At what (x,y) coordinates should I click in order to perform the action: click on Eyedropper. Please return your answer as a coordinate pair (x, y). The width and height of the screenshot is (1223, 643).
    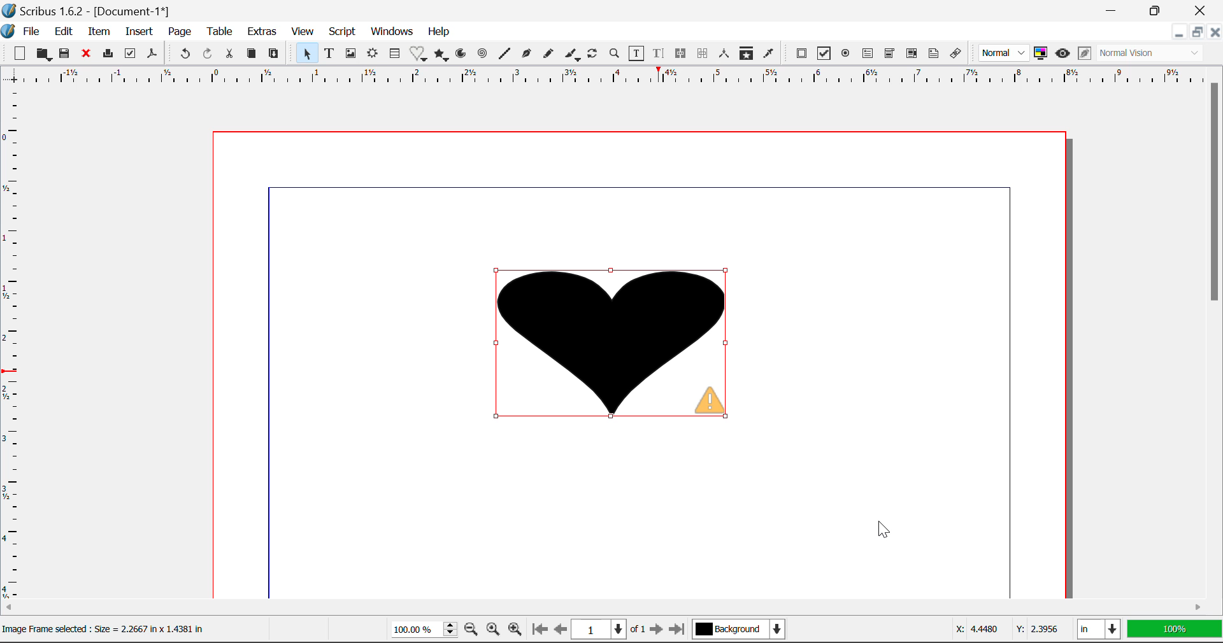
    Looking at the image, I should click on (769, 53).